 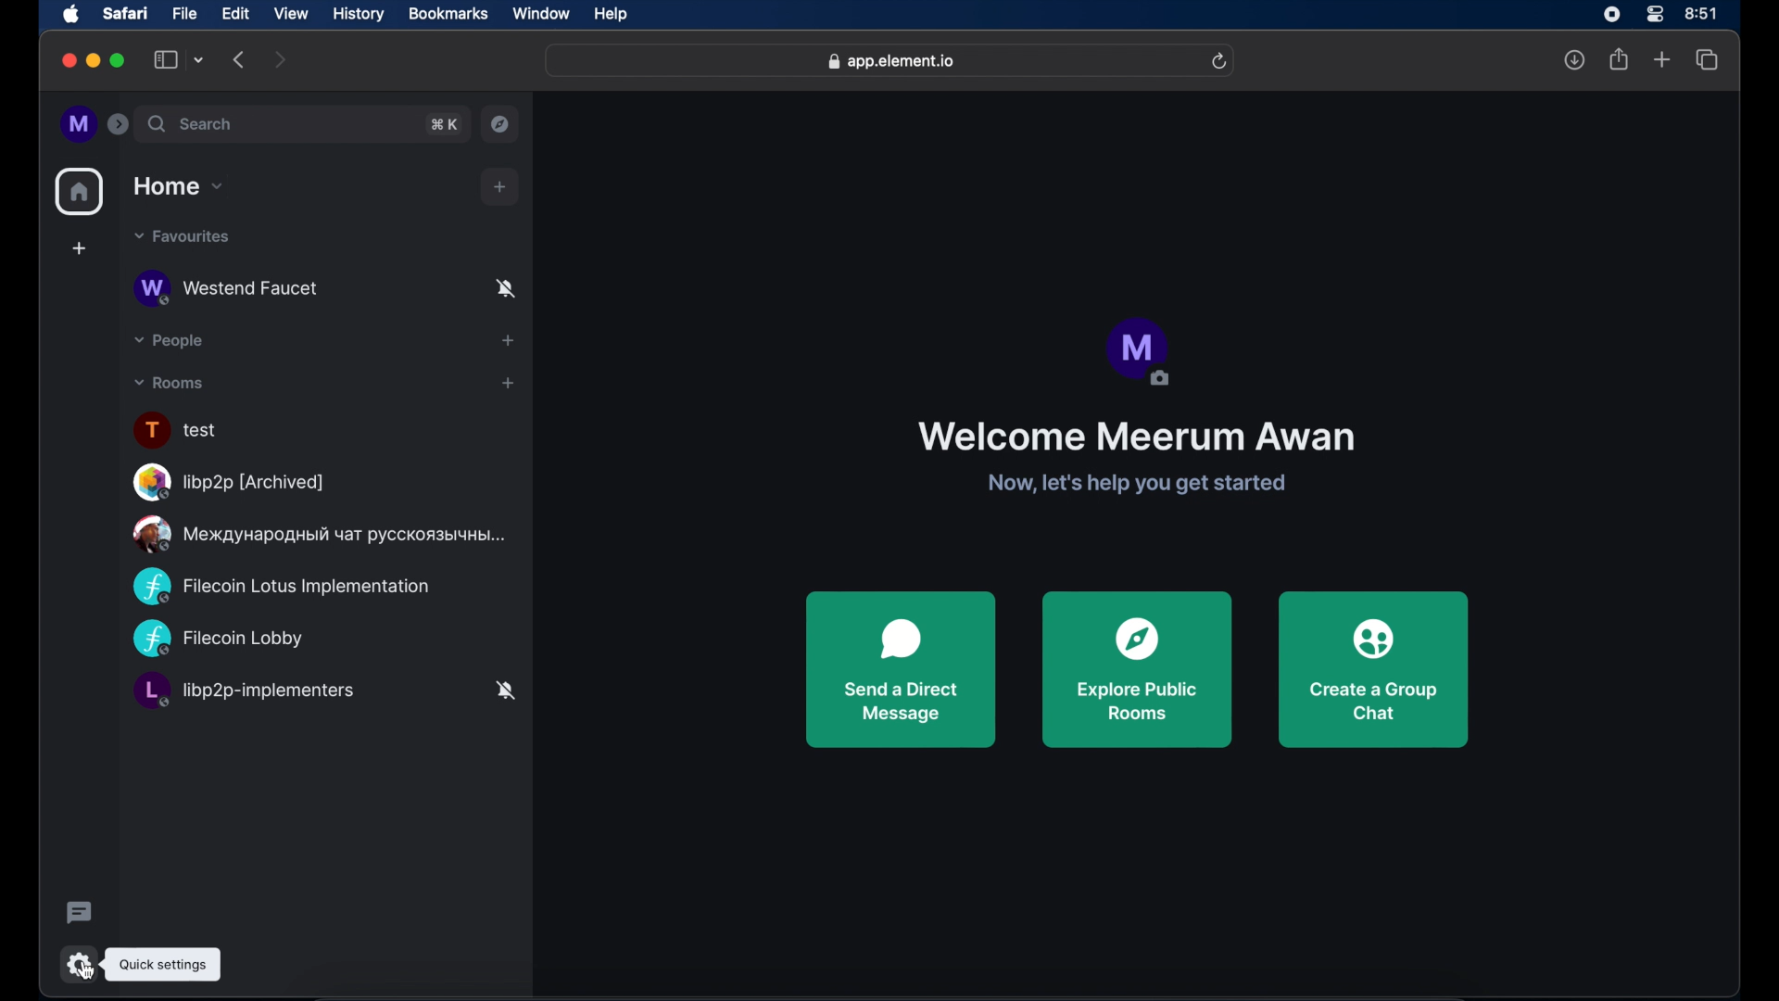 I want to click on downloads, so click(x=1569, y=58).